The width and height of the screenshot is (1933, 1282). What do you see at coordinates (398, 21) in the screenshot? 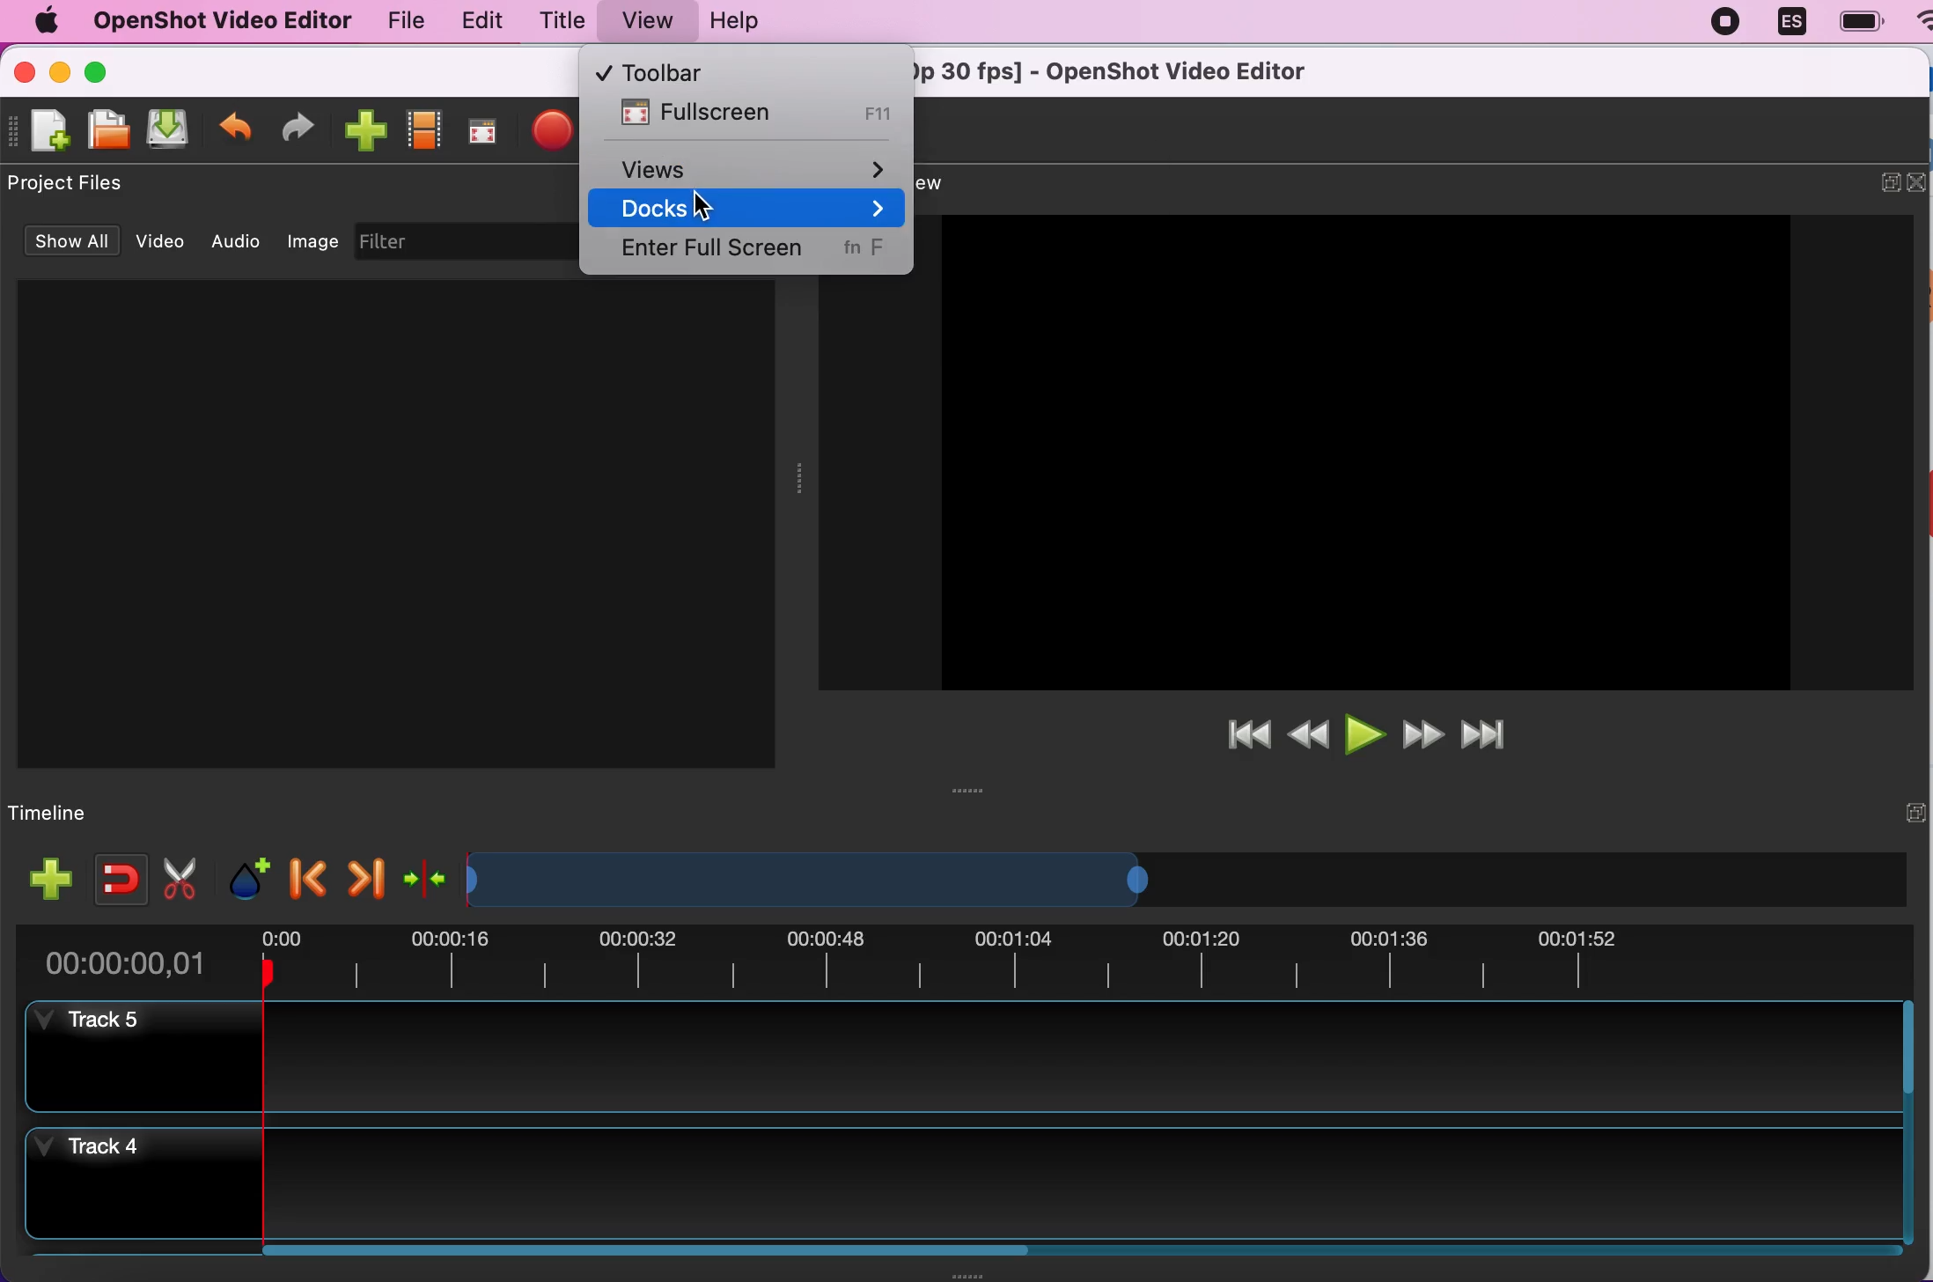
I see `file` at bounding box center [398, 21].